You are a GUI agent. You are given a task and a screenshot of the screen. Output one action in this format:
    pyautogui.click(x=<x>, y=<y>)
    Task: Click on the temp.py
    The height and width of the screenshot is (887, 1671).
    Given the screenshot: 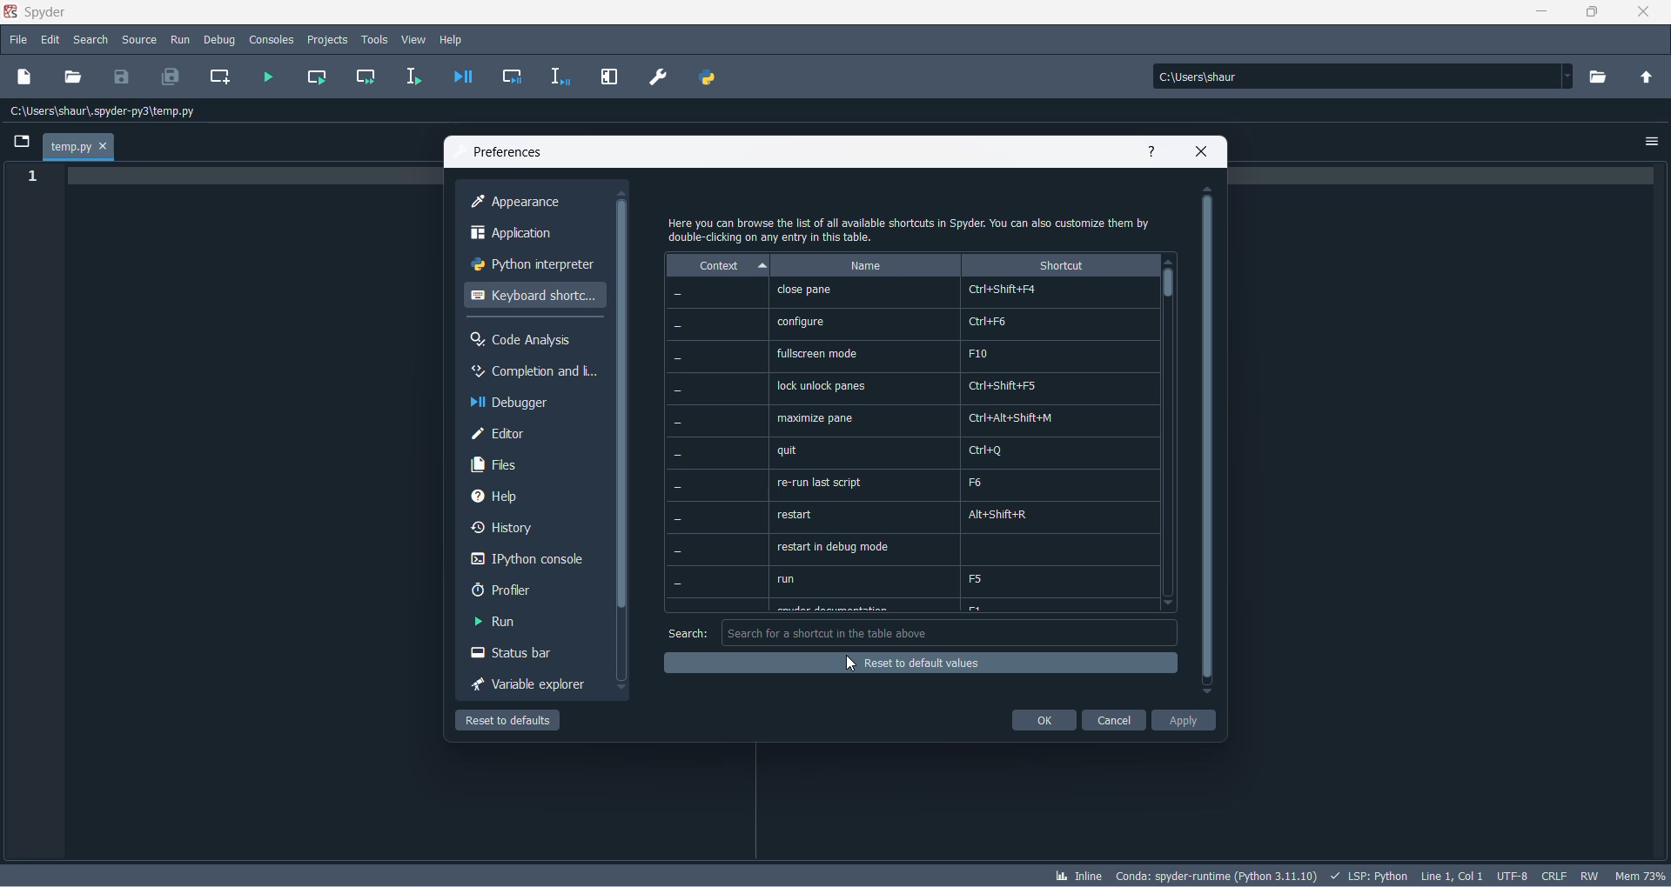 What is the action you would take?
    pyautogui.click(x=77, y=147)
    